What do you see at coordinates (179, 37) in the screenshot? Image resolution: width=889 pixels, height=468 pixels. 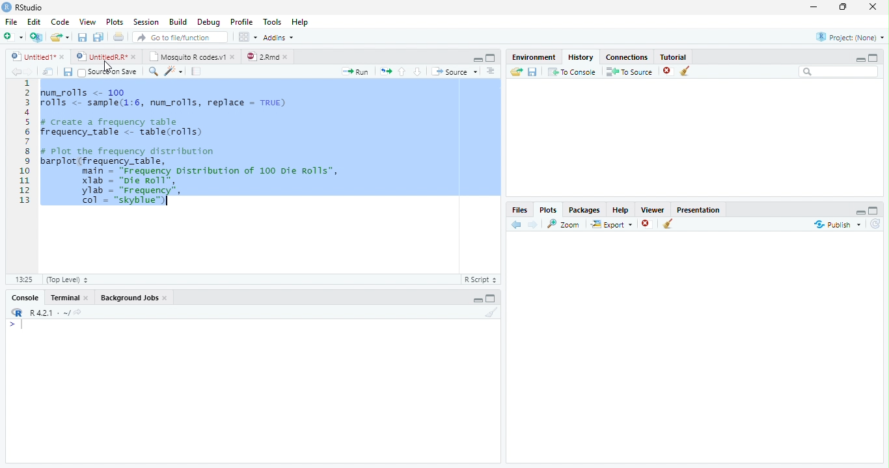 I see `Go to file/function` at bounding box center [179, 37].